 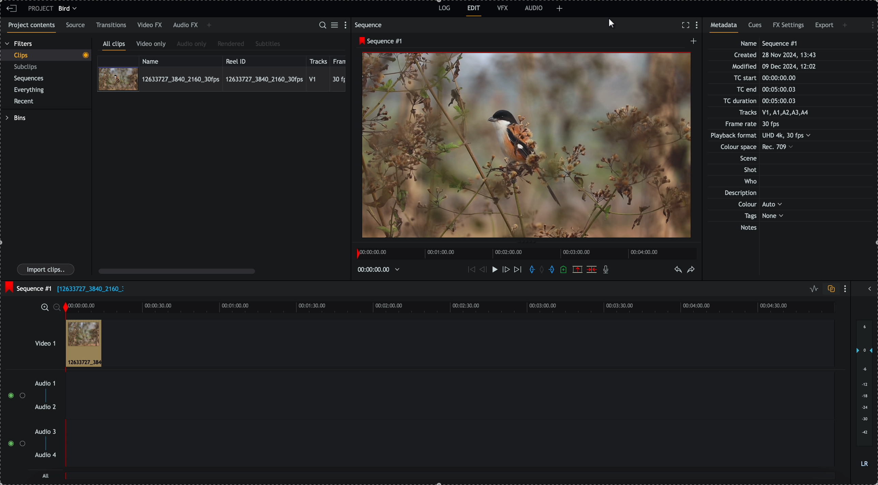 What do you see at coordinates (864, 394) in the screenshot?
I see `audio output level (d/B)` at bounding box center [864, 394].